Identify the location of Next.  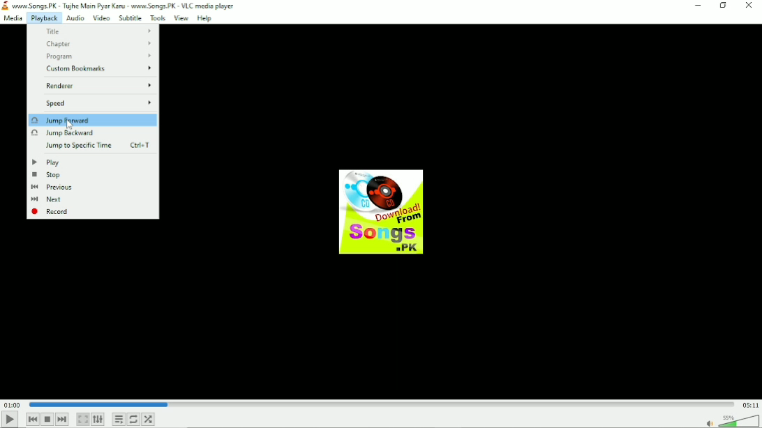
(47, 199).